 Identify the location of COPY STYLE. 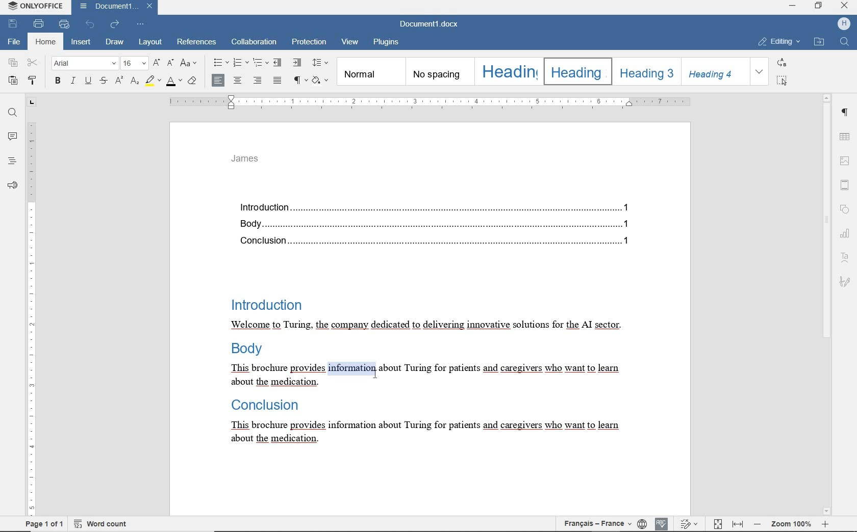
(33, 80).